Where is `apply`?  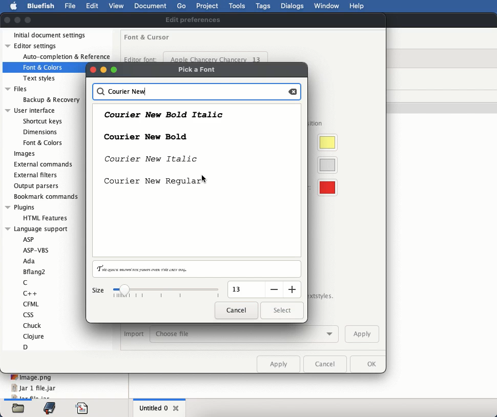 apply is located at coordinates (359, 333).